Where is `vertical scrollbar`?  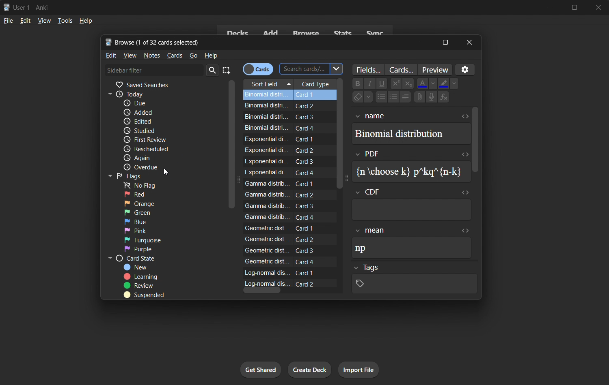
vertical scrollbar is located at coordinates (233, 183).